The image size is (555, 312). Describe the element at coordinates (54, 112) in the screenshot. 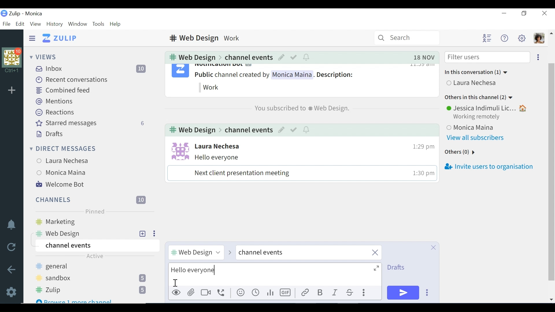

I see `Reactions` at that location.